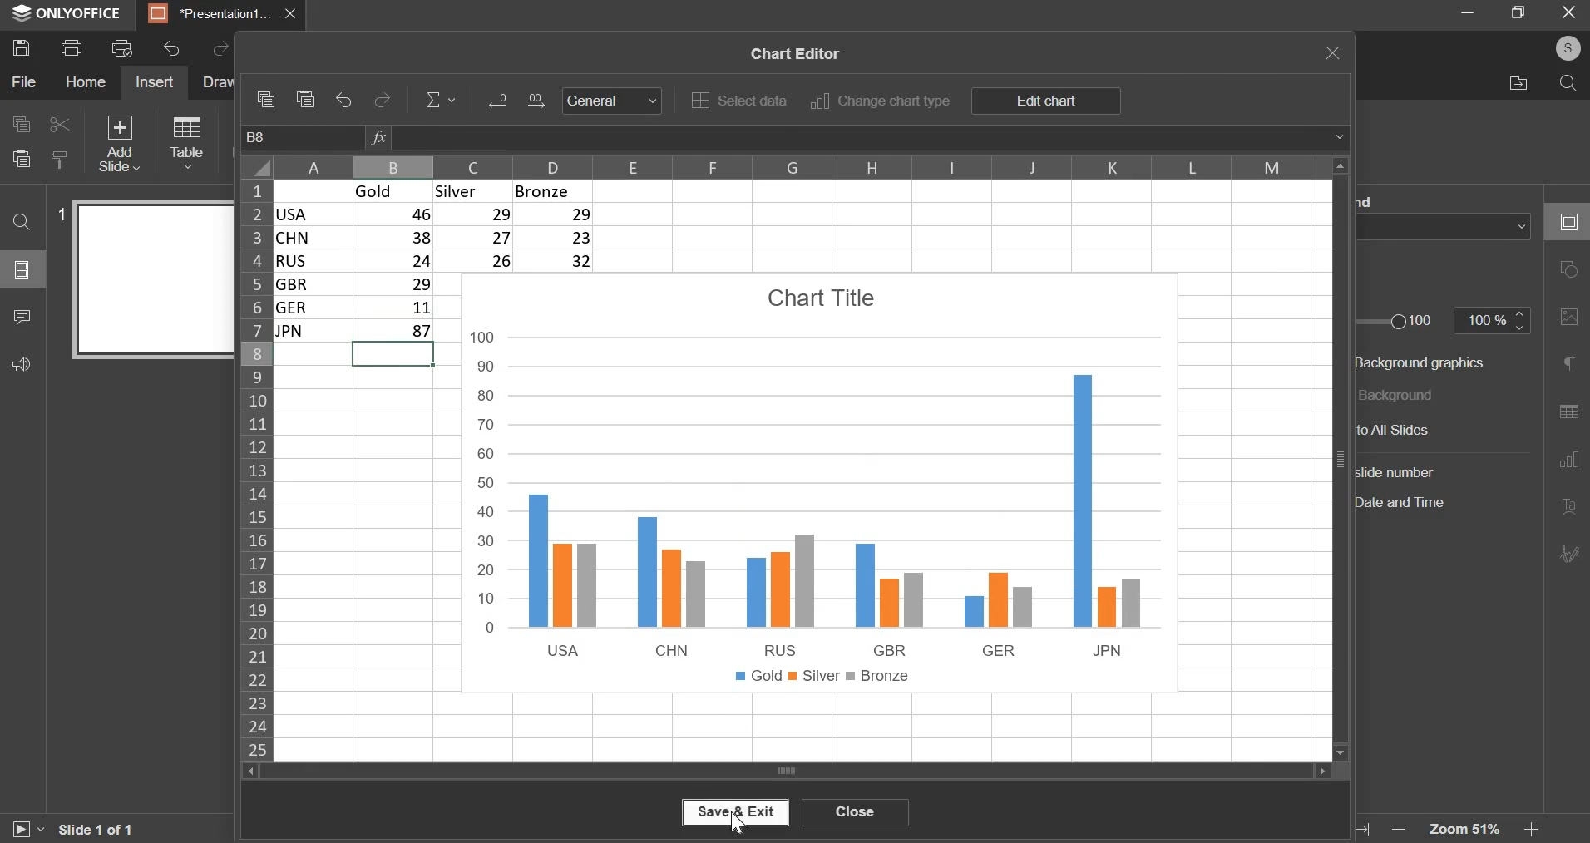 This screenshot has width=1590, height=843. Describe the element at coordinates (1568, 12) in the screenshot. I see `exit` at that location.